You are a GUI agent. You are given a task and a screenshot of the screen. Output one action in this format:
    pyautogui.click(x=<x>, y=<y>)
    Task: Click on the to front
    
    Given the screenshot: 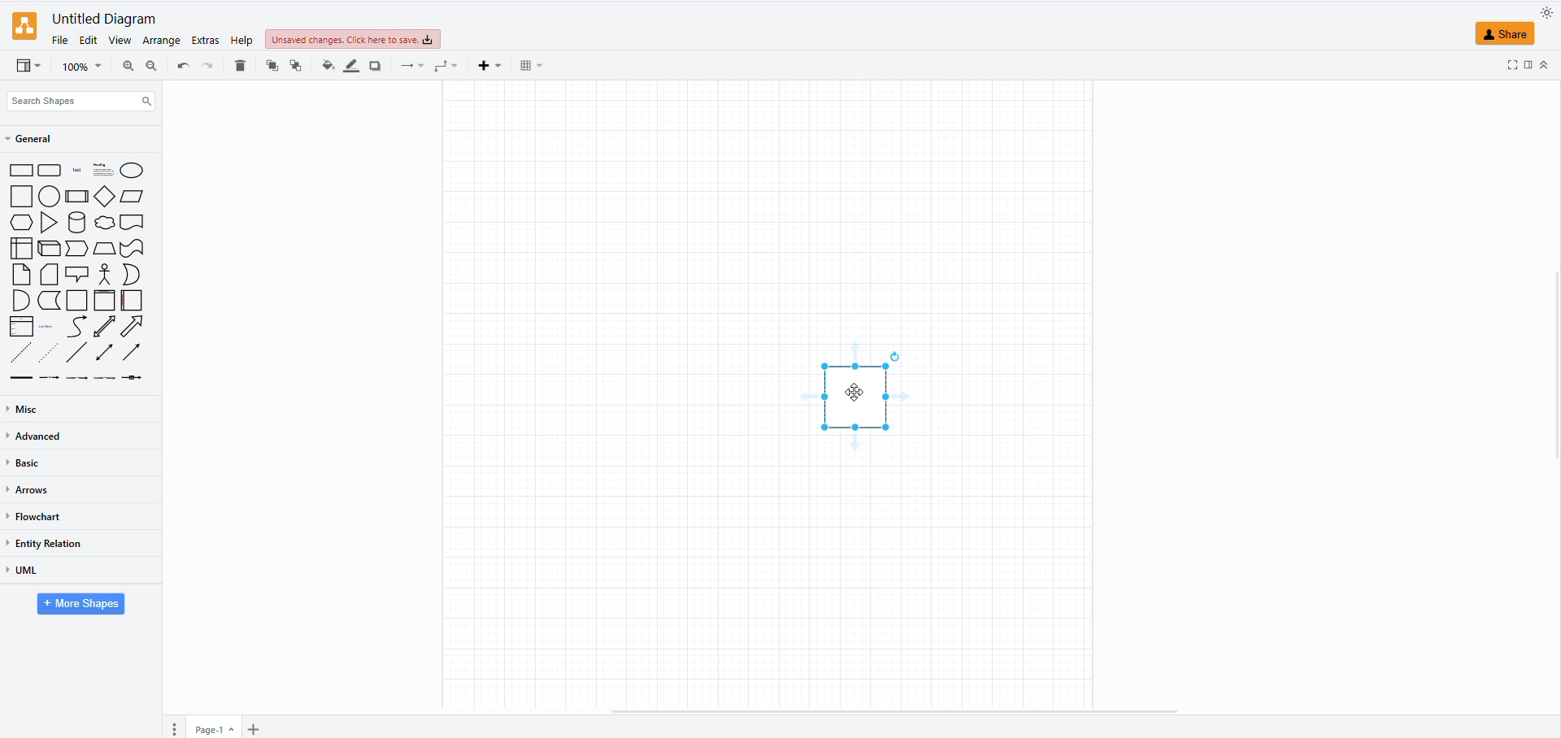 What is the action you would take?
    pyautogui.click(x=294, y=65)
    